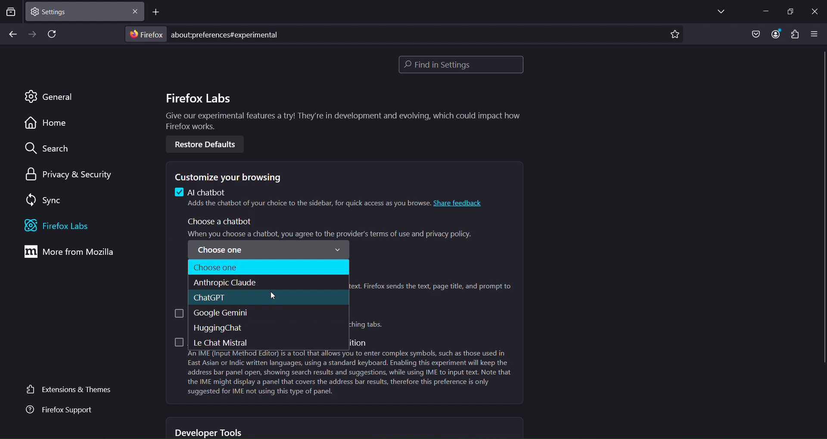 The width and height of the screenshot is (827, 439). I want to click on bookmark page, so click(674, 35).